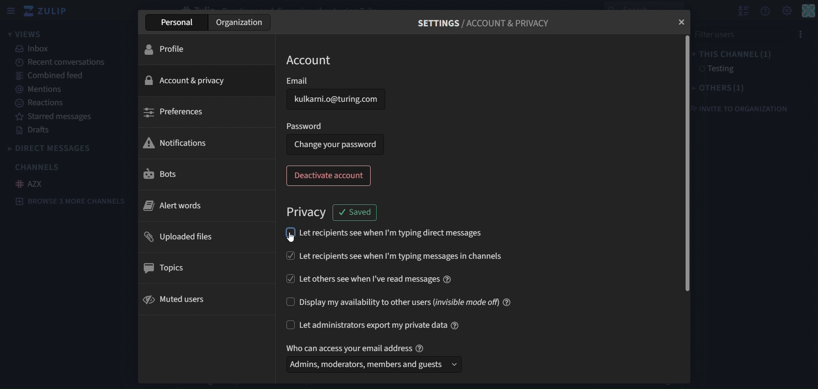  I want to click on profile, so click(174, 50).